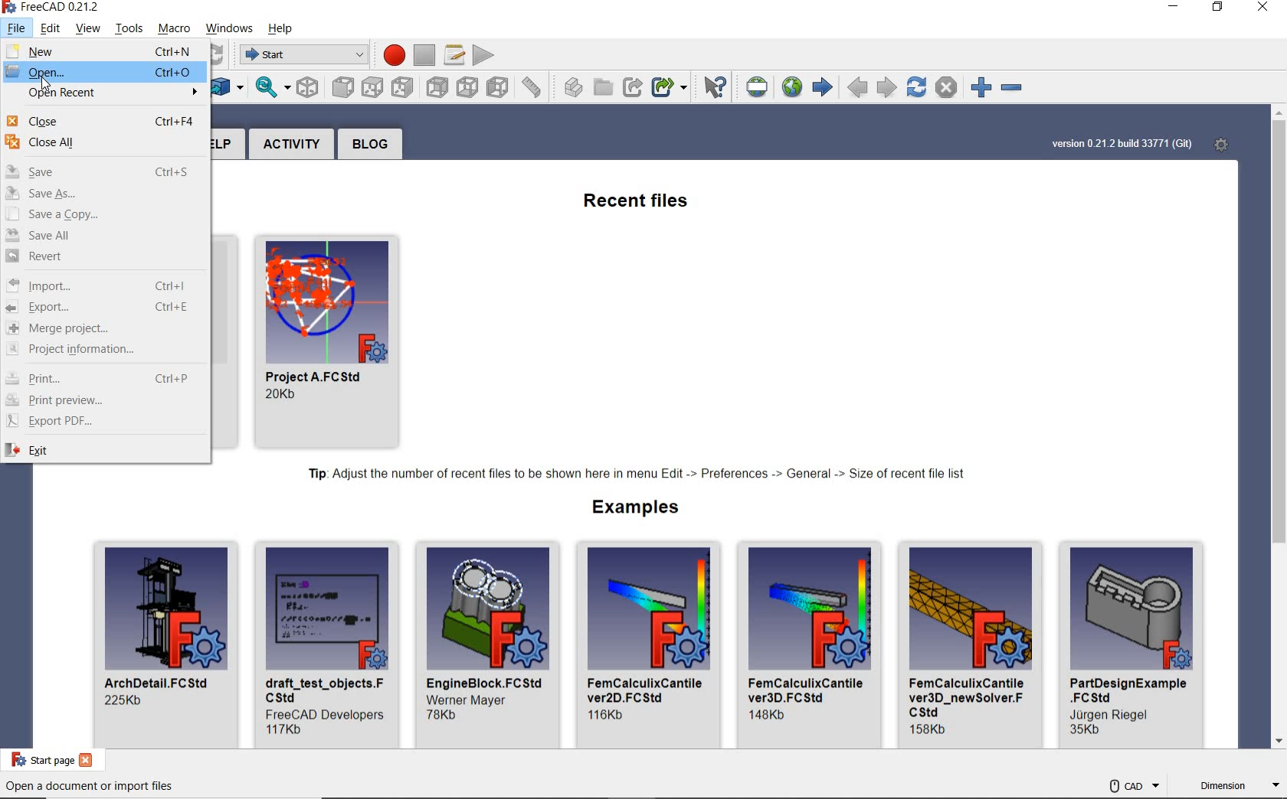 This screenshot has width=1287, height=799. What do you see at coordinates (638, 508) in the screenshot?
I see `EXAMPLES` at bounding box center [638, 508].